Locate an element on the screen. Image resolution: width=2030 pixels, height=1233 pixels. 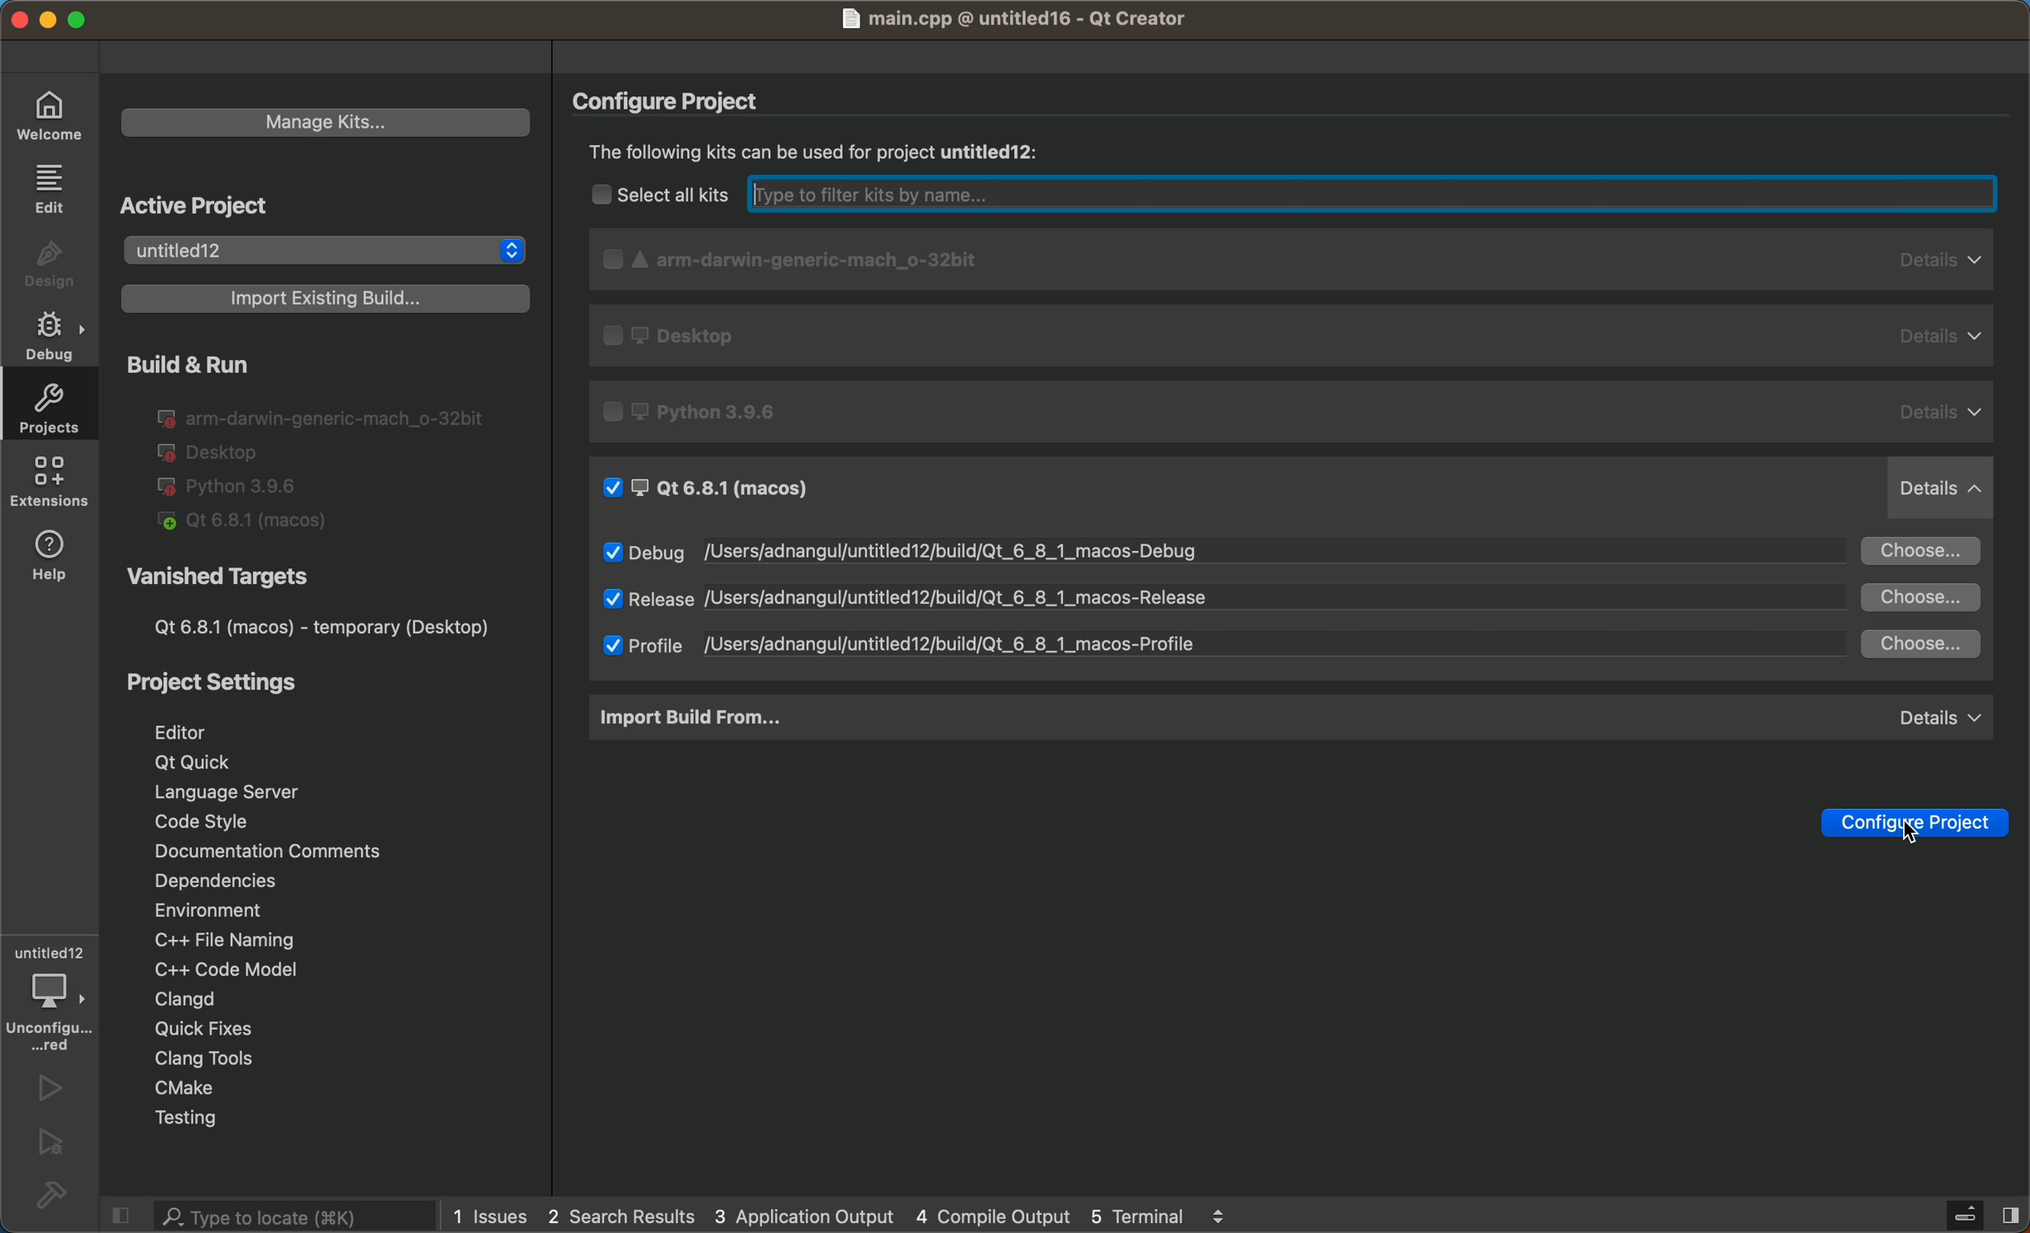
search is located at coordinates (274, 1217).